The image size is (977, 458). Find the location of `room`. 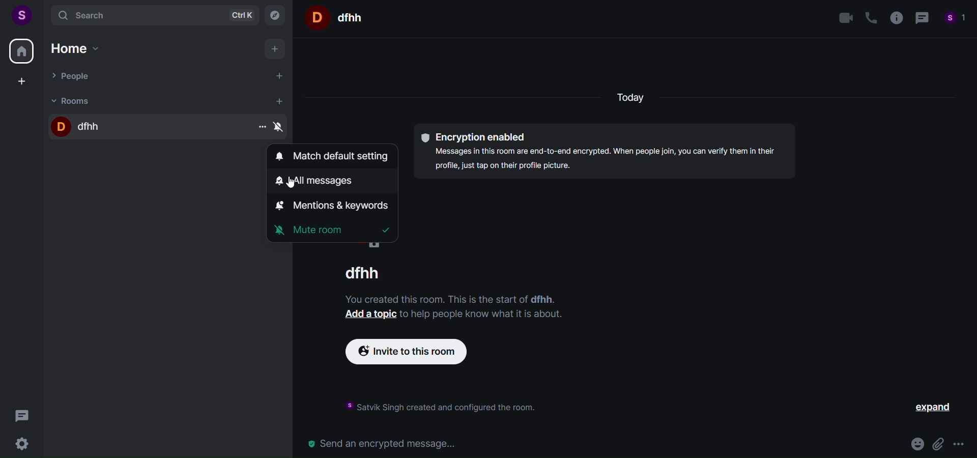

room is located at coordinates (145, 101).